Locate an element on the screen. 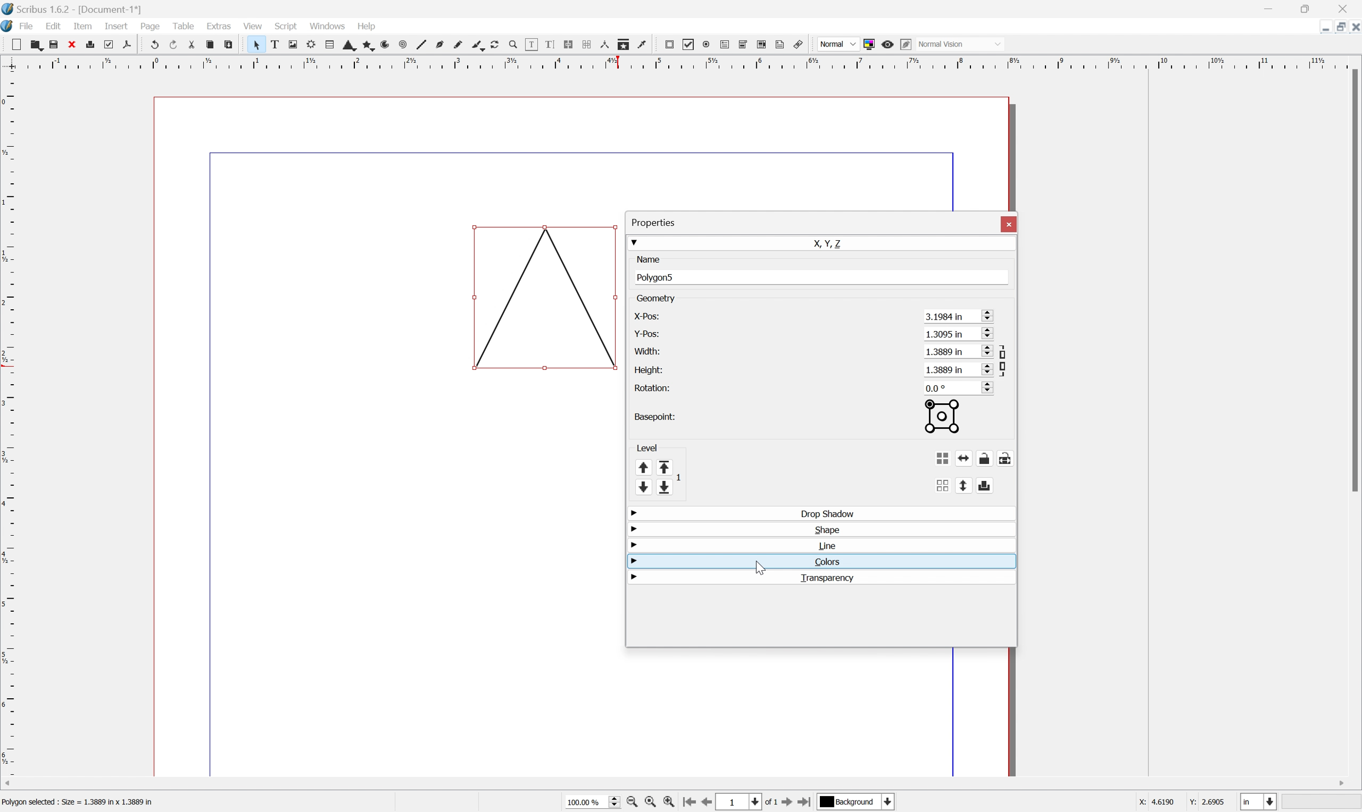 Image resolution: width=1362 pixels, height=812 pixels. Preview mode is located at coordinates (887, 44).